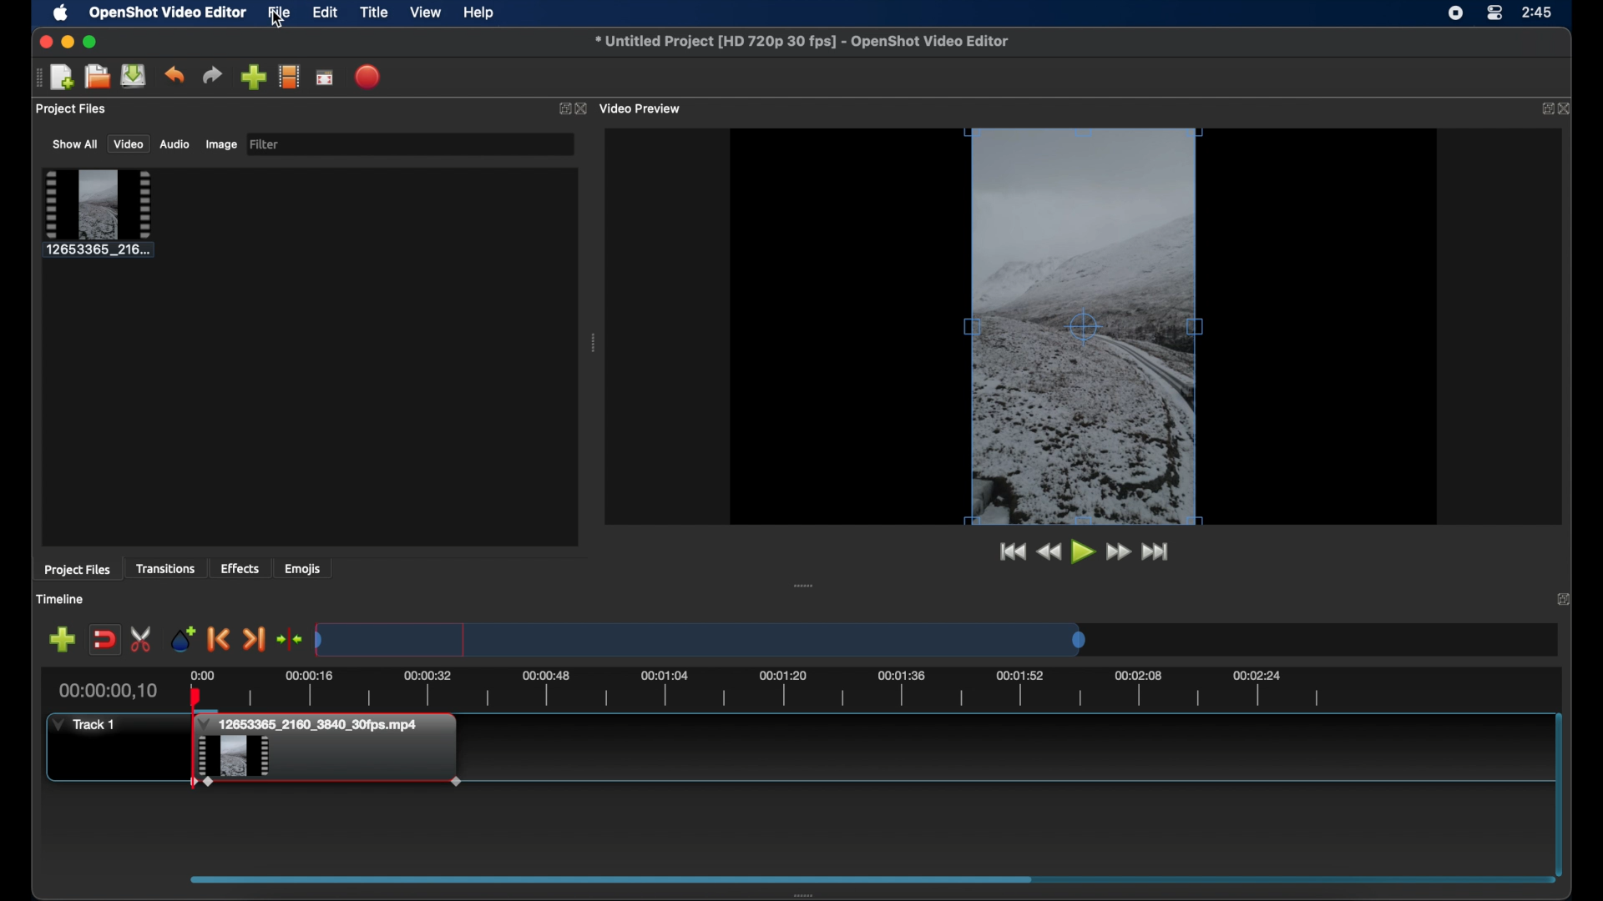  What do you see at coordinates (280, 23) in the screenshot?
I see `cursor` at bounding box center [280, 23].